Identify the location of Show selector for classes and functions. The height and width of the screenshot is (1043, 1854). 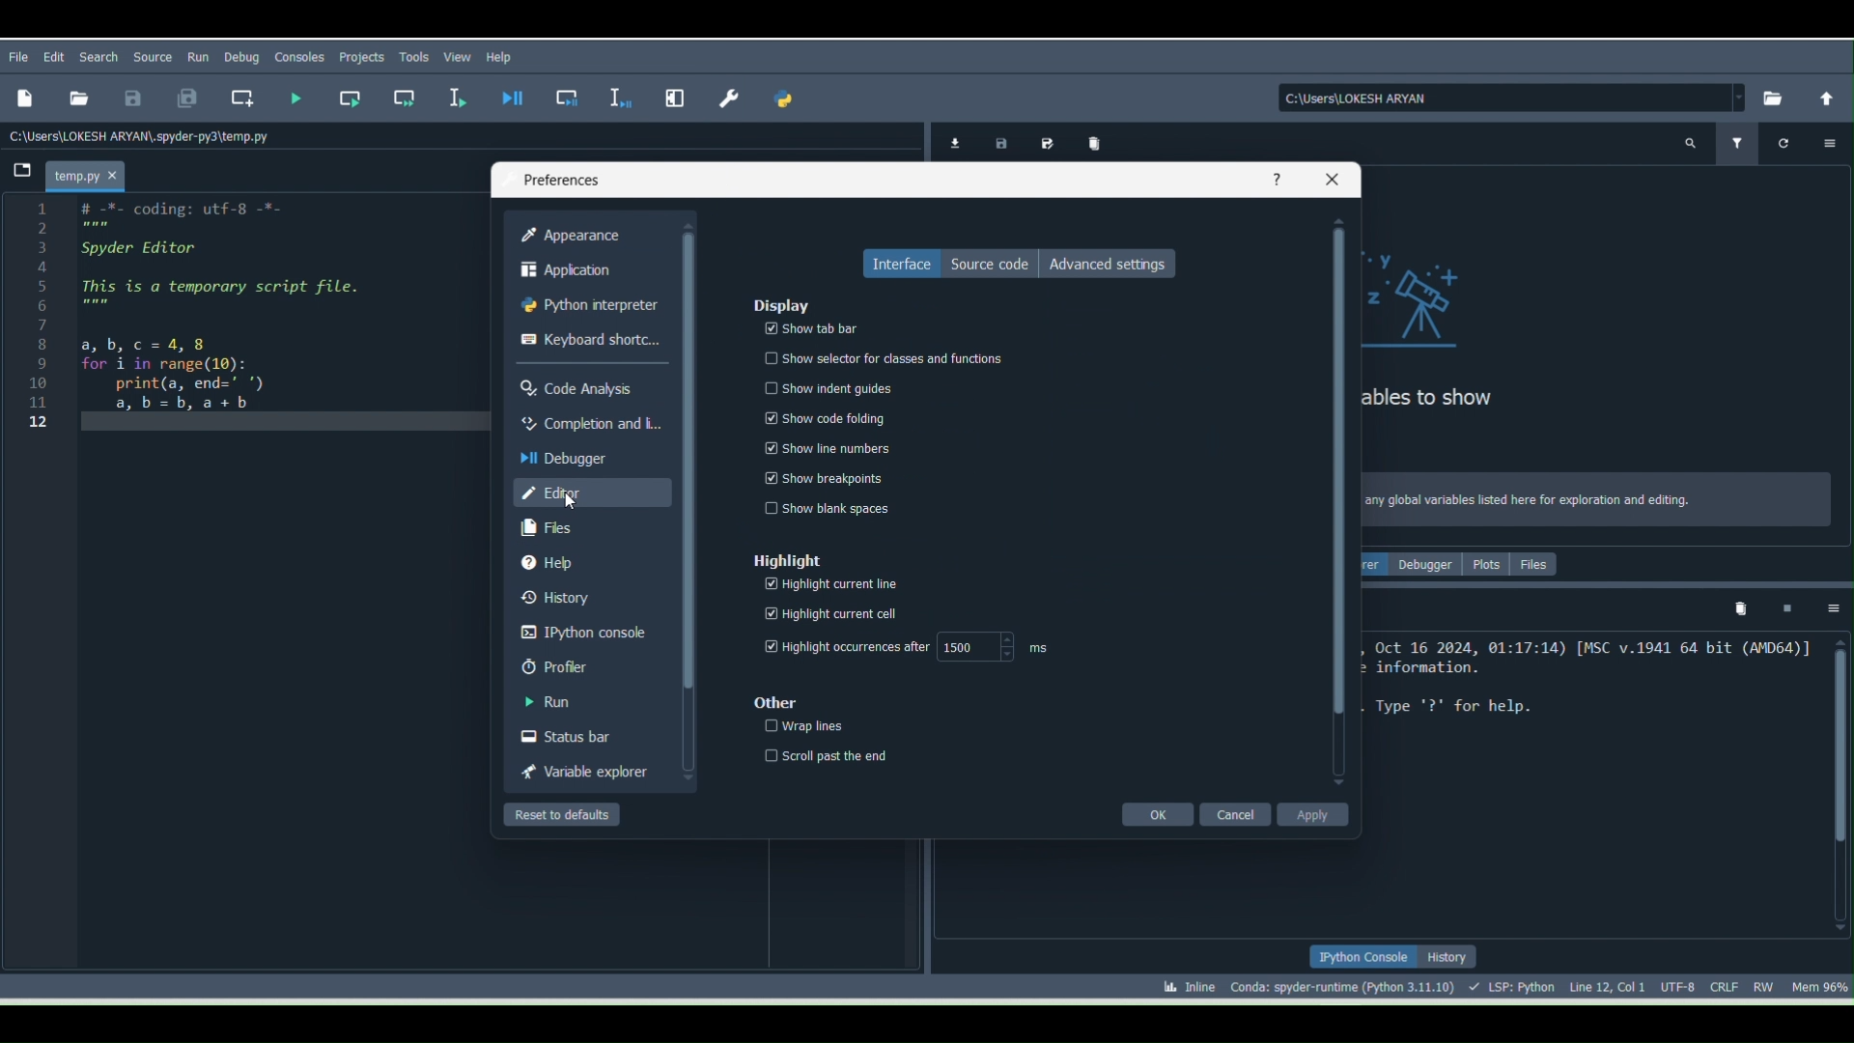
(879, 354).